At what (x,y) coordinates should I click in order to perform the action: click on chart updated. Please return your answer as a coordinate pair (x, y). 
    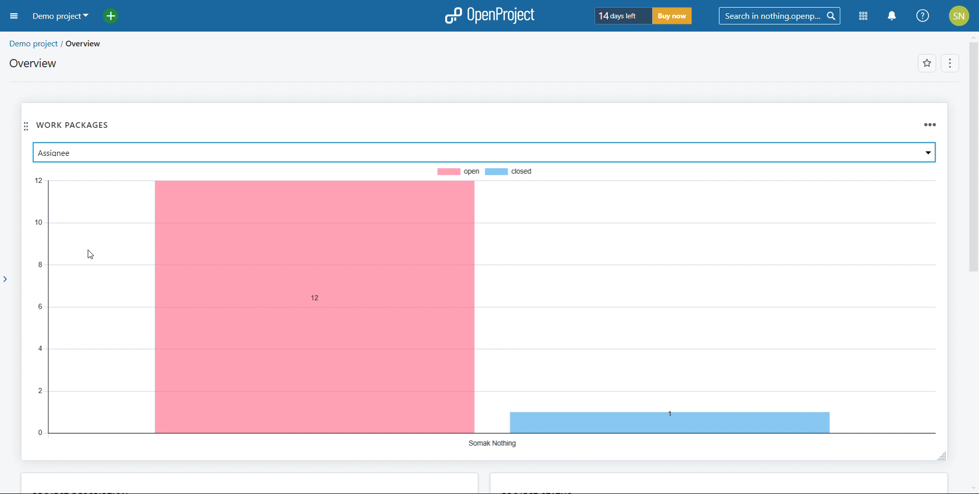
    Looking at the image, I should click on (483, 306).